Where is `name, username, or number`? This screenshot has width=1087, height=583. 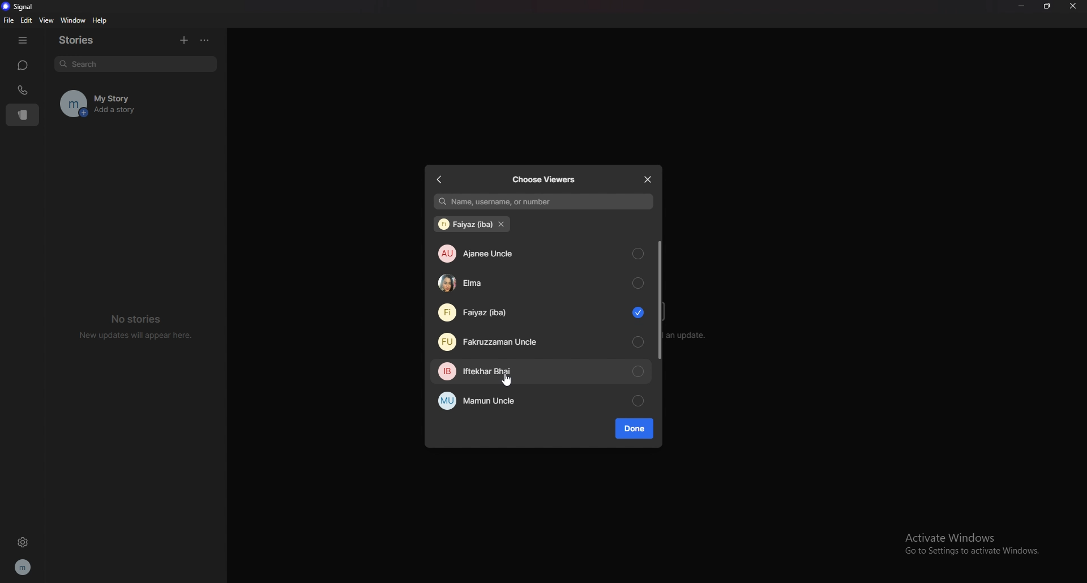
name, username, or number is located at coordinates (541, 203).